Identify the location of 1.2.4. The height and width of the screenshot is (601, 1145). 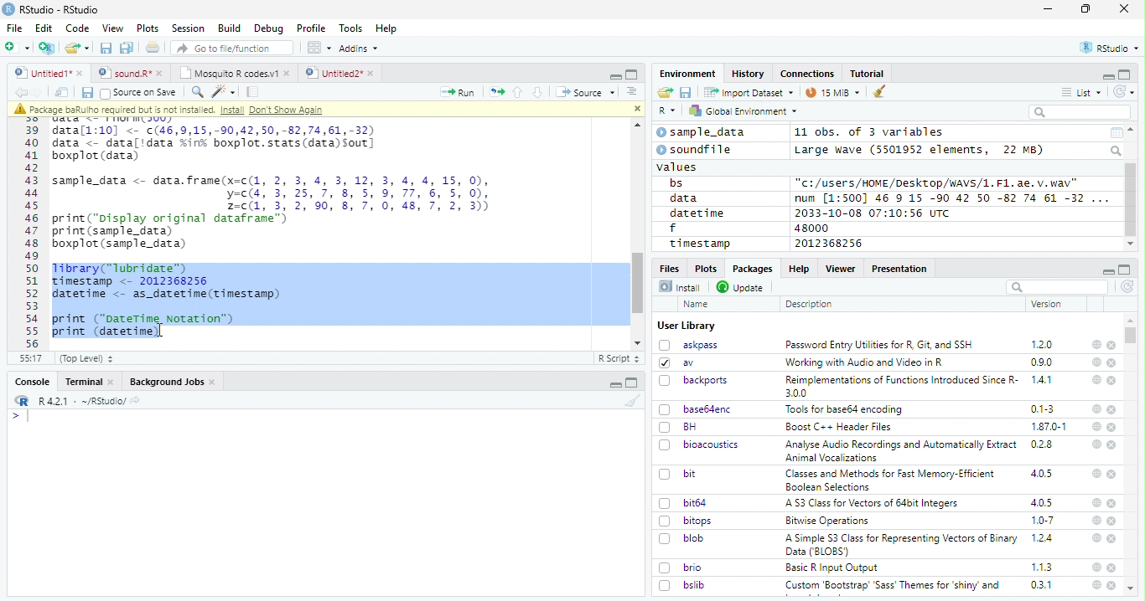
(1044, 537).